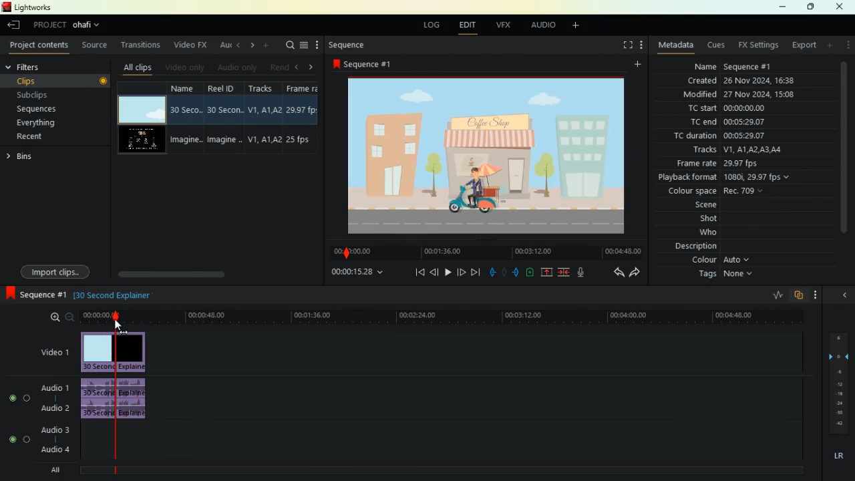 This screenshot has width=855, height=481. I want to click on up, so click(546, 273).